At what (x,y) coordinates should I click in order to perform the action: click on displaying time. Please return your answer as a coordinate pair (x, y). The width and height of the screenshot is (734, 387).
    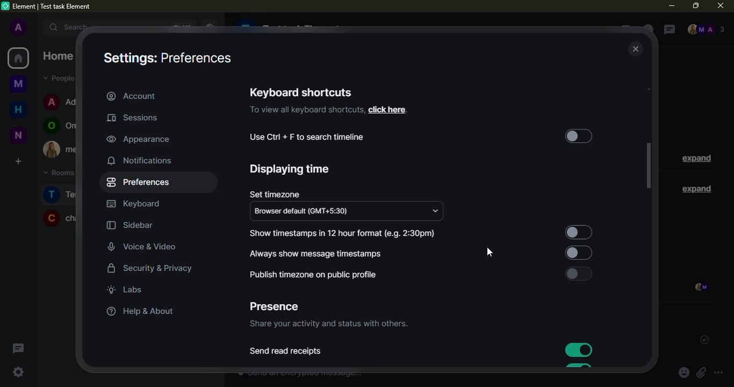
    Looking at the image, I should click on (291, 169).